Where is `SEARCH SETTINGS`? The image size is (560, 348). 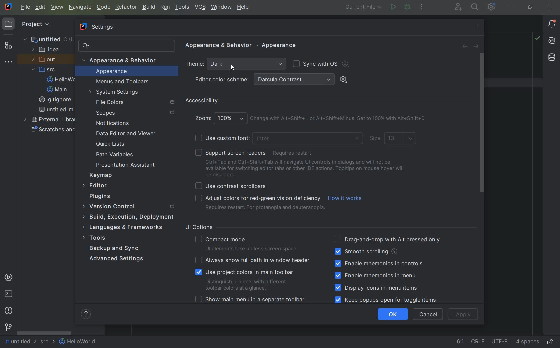 SEARCH SETTINGS is located at coordinates (126, 46).